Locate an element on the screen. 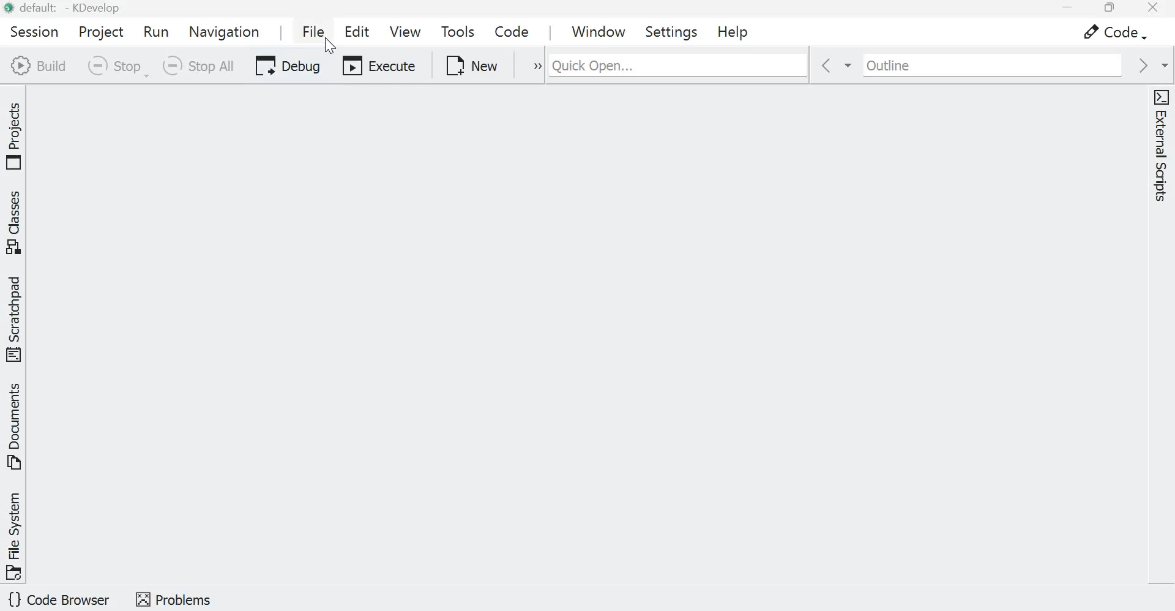 This screenshot has width=1175, height=611. Navigation is located at coordinates (225, 31).